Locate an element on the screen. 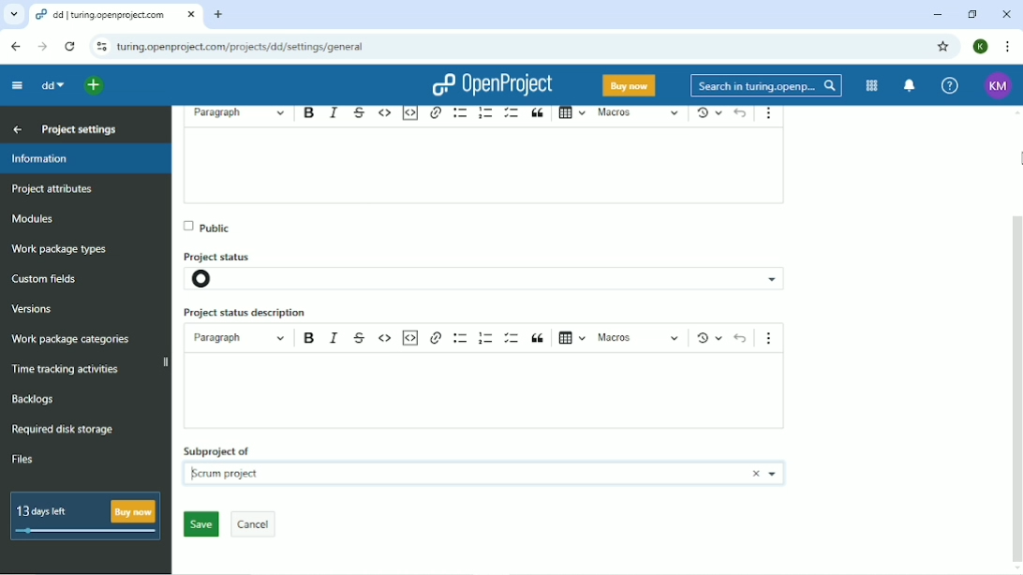  Customize and control google chrome is located at coordinates (1008, 47).